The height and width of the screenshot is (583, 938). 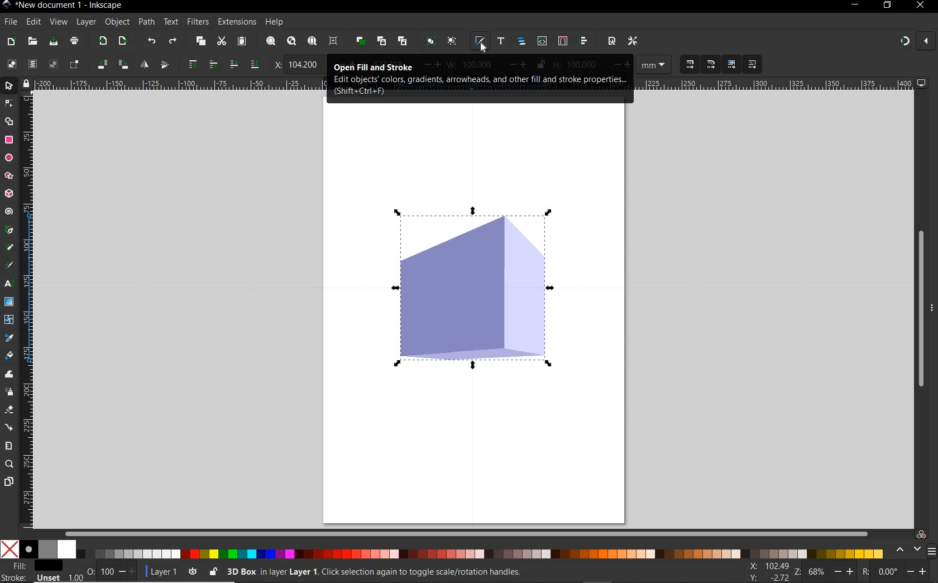 What do you see at coordinates (477, 78) in the screenshot?
I see `OPEN FILL AND STROKE` at bounding box center [477, 78].